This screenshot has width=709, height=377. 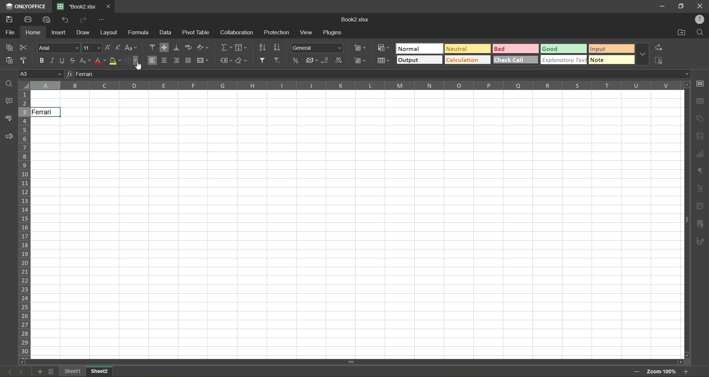 What do you see at coordinates (687, 371) in the screenshot?
I see `zoom in` at bounding box center [687, 371].